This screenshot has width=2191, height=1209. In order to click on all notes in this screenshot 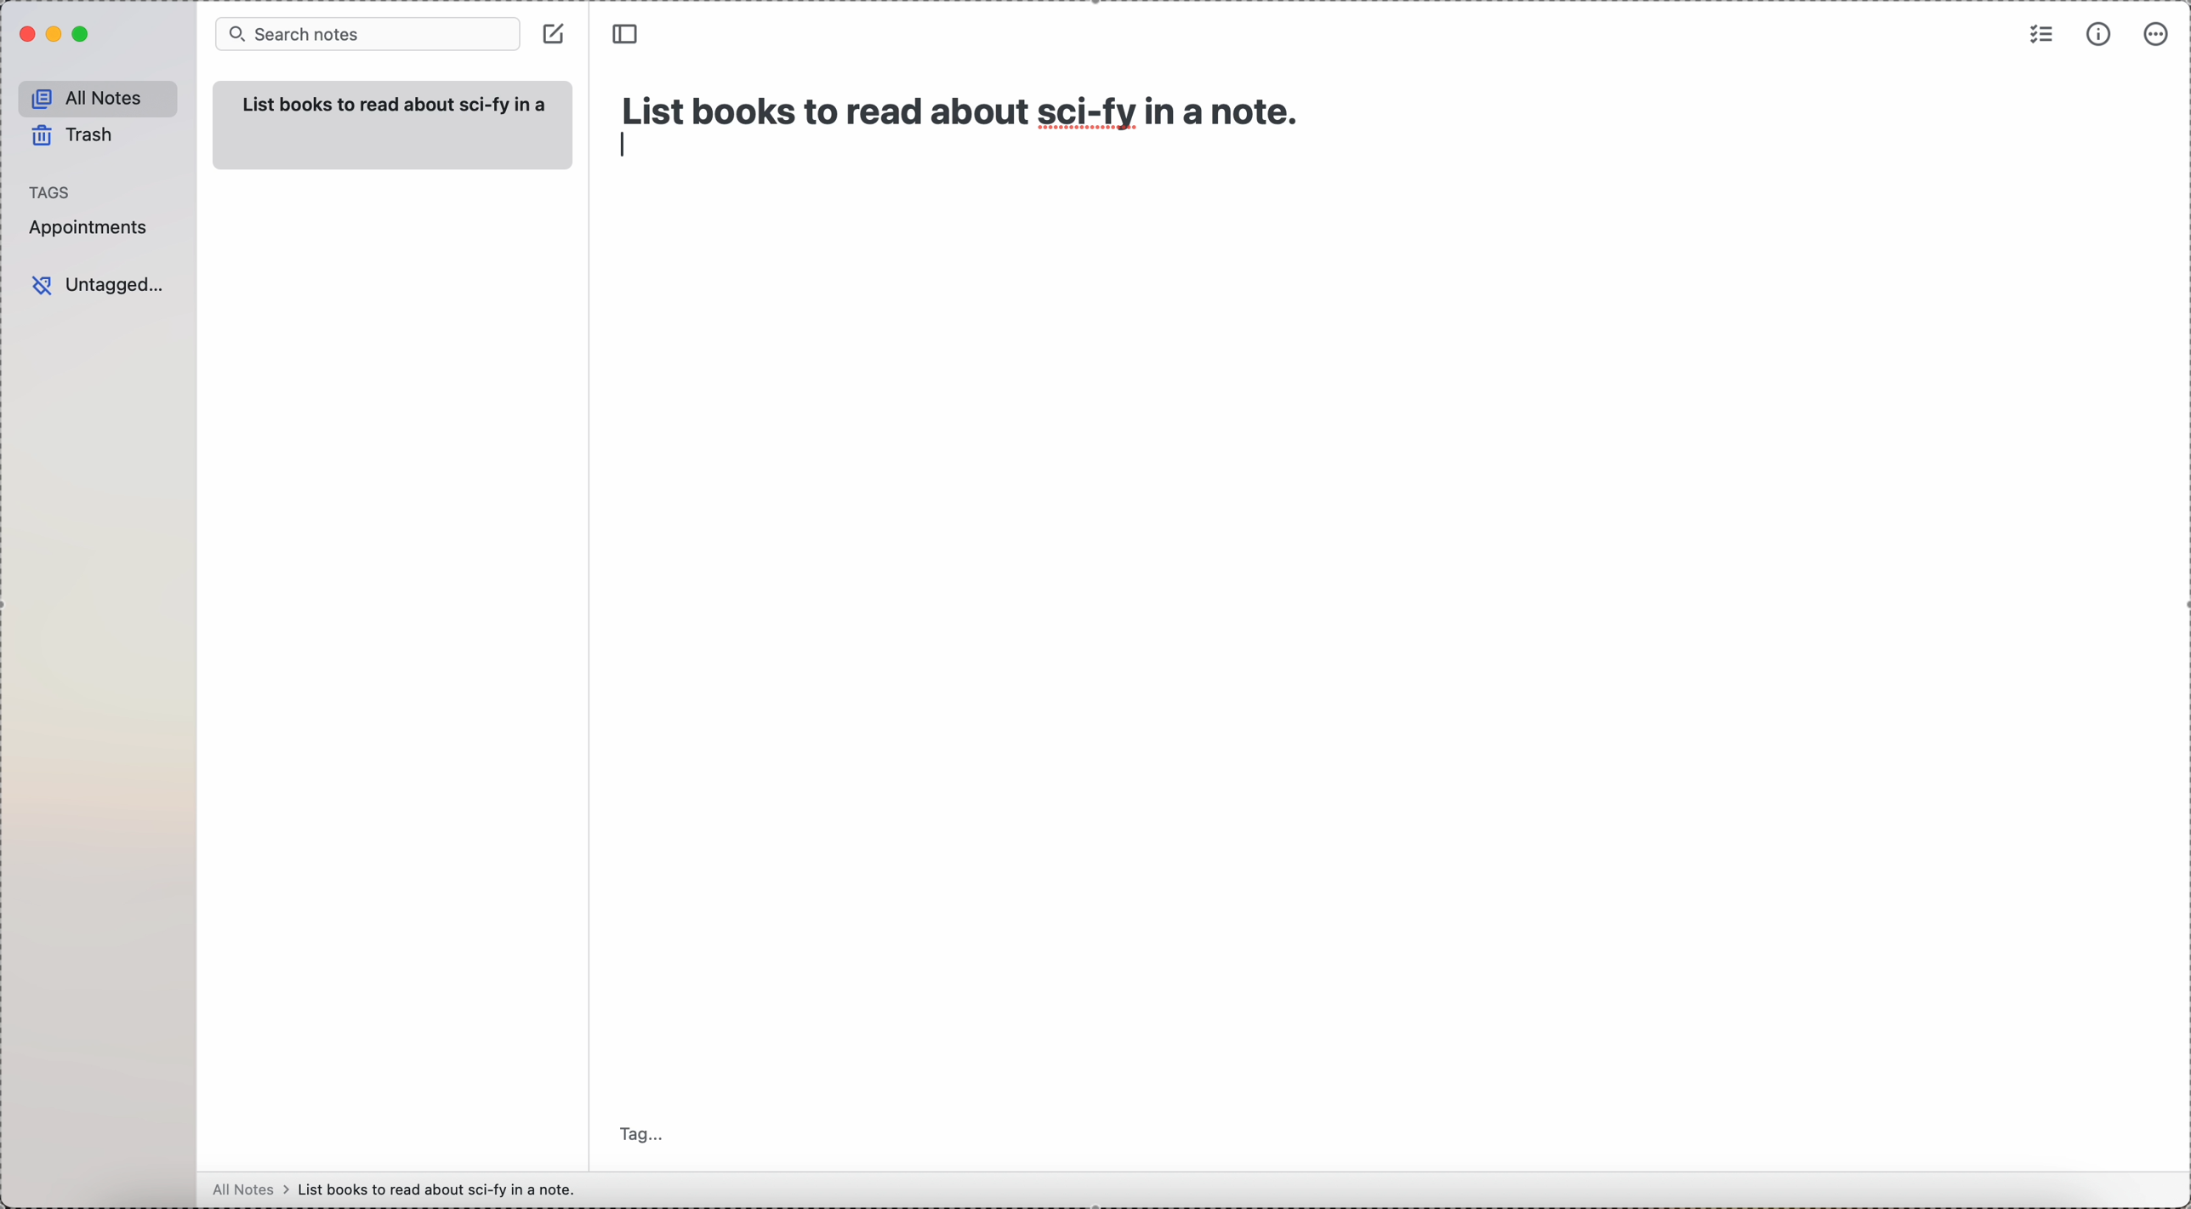, I will do `click(94, 95)`.